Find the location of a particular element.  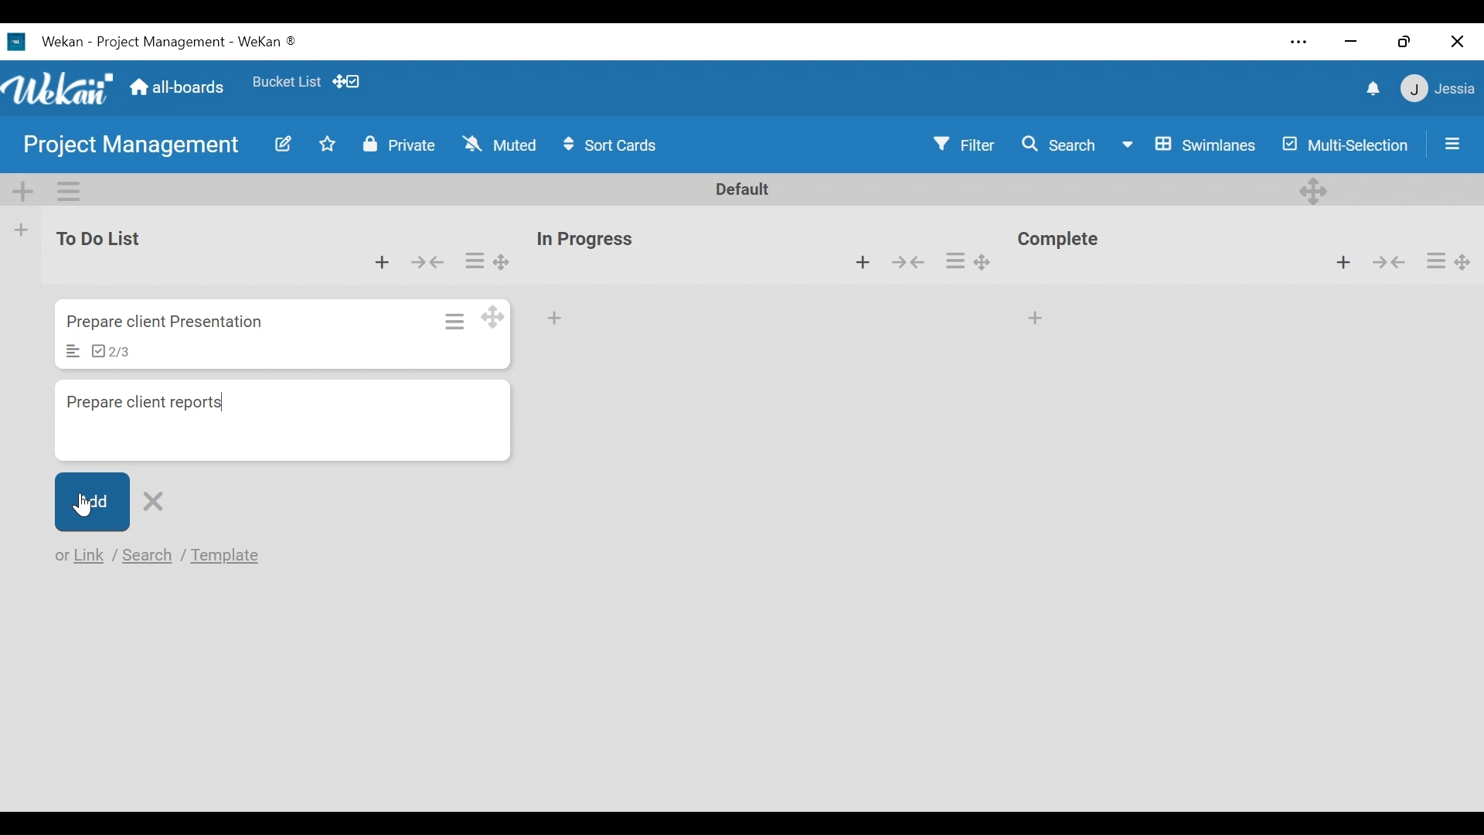

All-boards is located at coordinates (177, 87).